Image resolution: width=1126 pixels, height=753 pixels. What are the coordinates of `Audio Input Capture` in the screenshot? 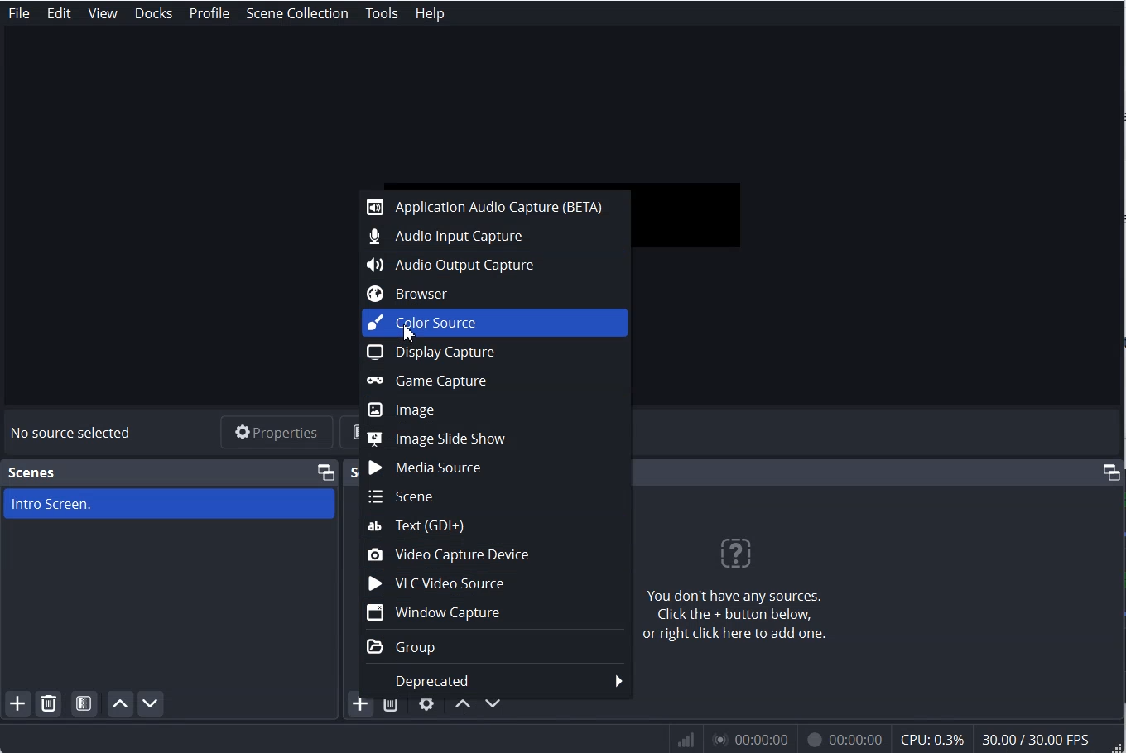 It's located at (494, 237).